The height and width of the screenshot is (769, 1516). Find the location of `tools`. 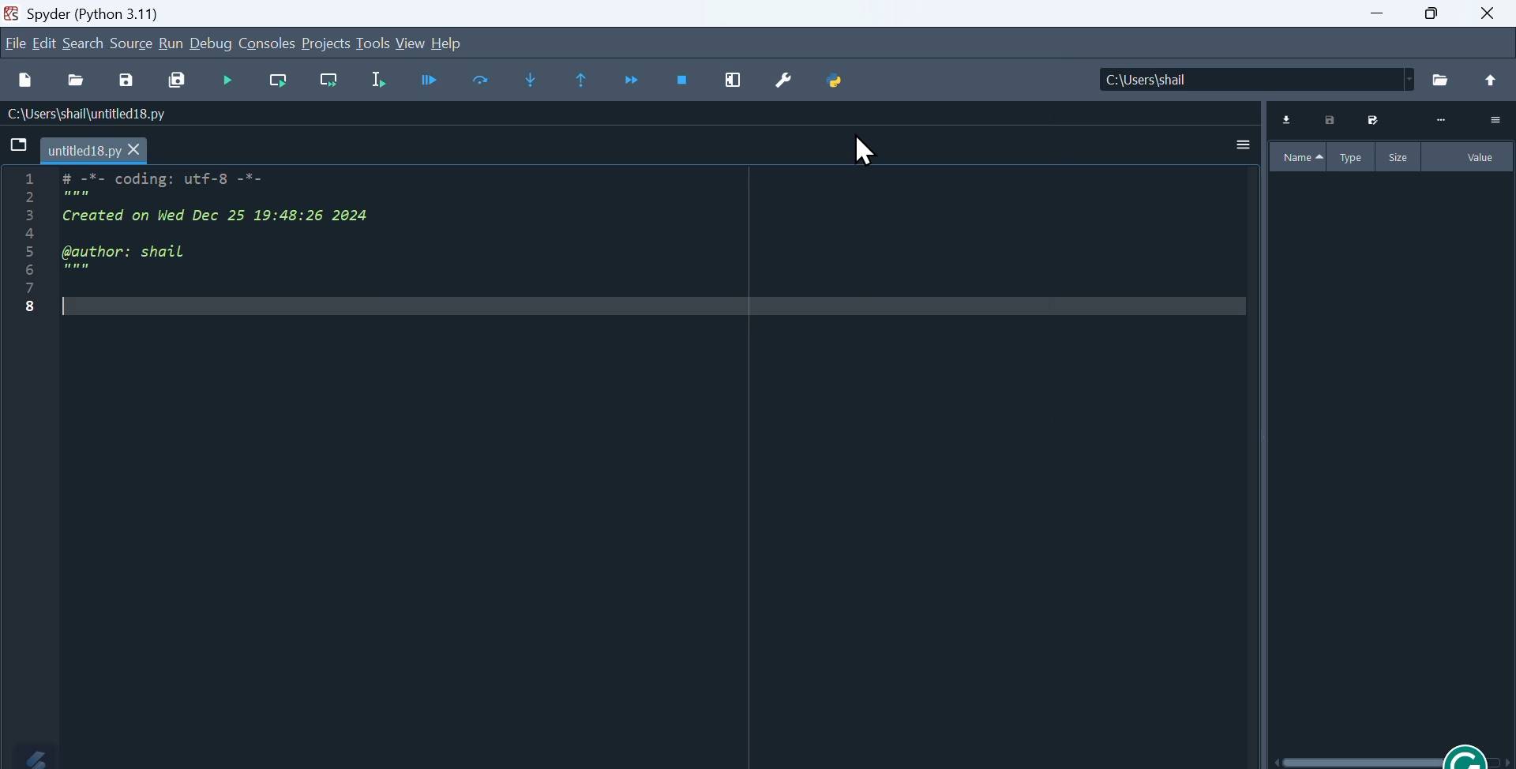

tools is located at coordinates (377, 43).